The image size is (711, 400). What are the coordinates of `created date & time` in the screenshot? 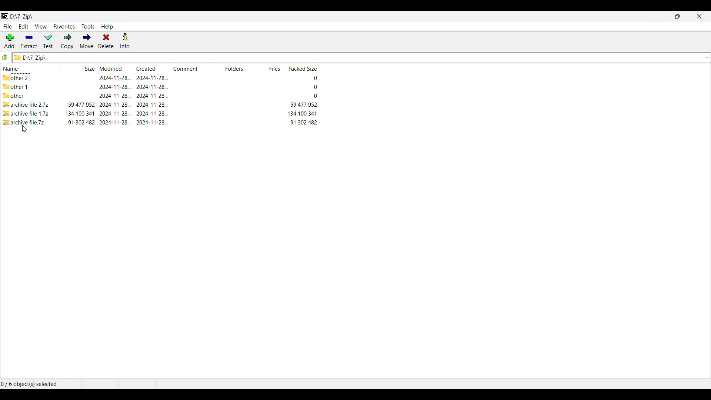 It's located at (152, 96).